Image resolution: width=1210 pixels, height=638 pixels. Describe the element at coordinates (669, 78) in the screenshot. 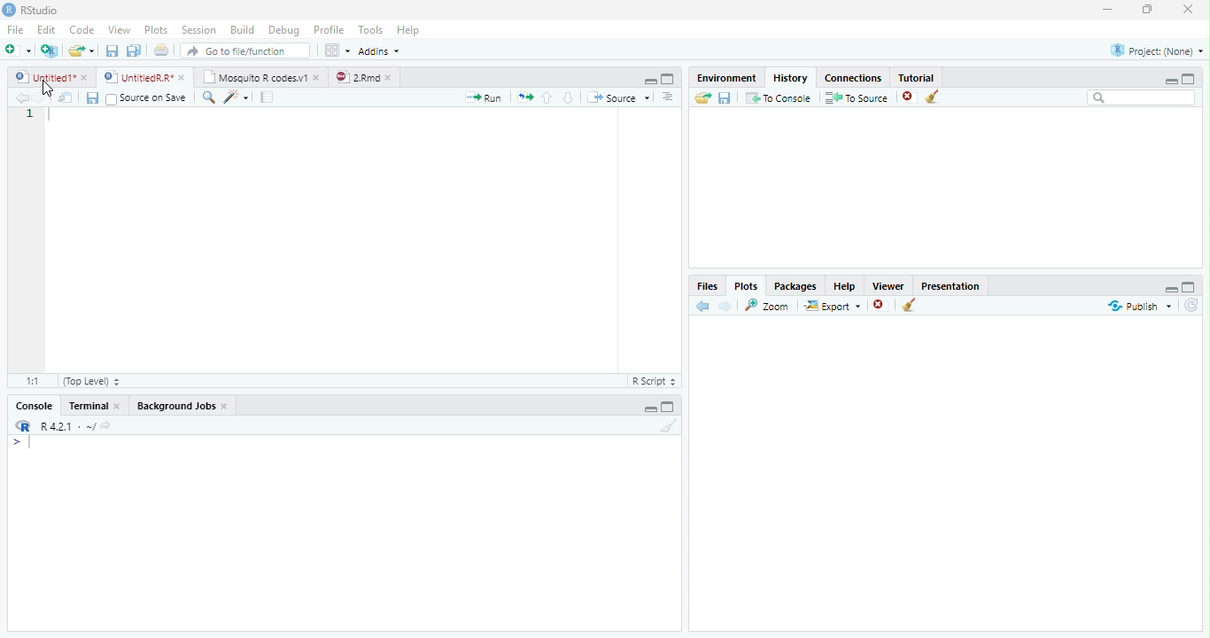

I see `Full Screen` at that location.